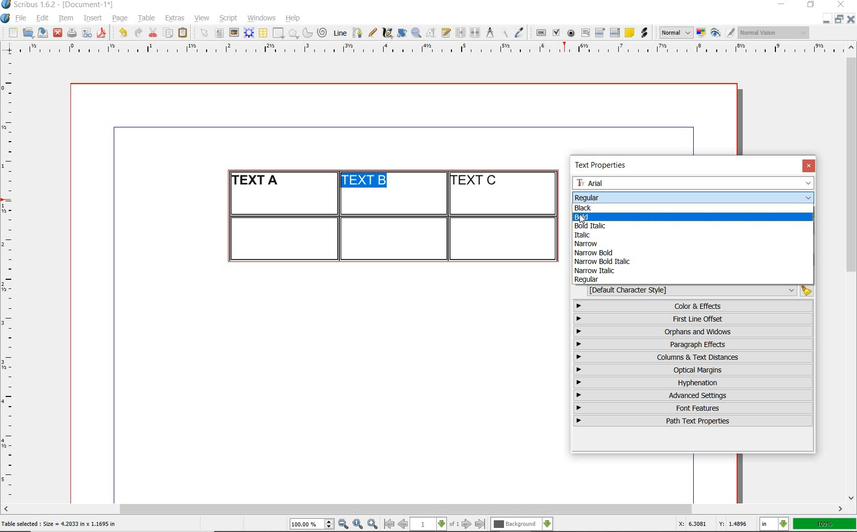 The width and height of the screenshot is (857, 532). Describe the element at coordinates (581, 235) in the screenshot. I see `italic` at that location.